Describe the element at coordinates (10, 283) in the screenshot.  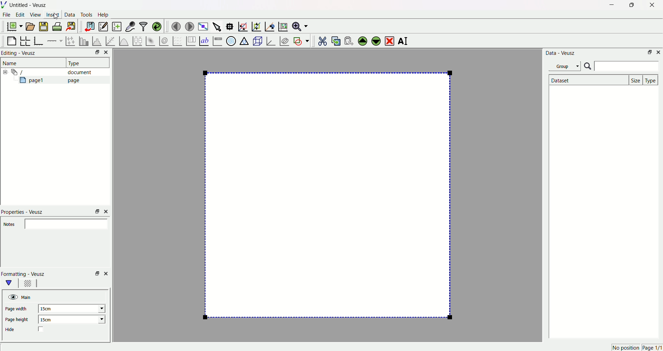
I see `main` at that location.